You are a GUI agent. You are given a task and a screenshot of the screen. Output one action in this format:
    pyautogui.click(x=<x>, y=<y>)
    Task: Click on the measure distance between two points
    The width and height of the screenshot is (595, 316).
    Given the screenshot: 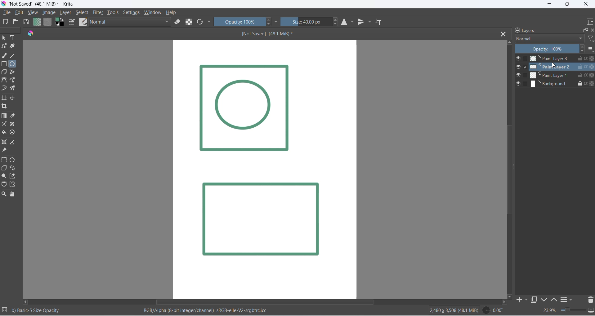 What is the action you would take?
    pyautogui.click(x=14, y=142)
    